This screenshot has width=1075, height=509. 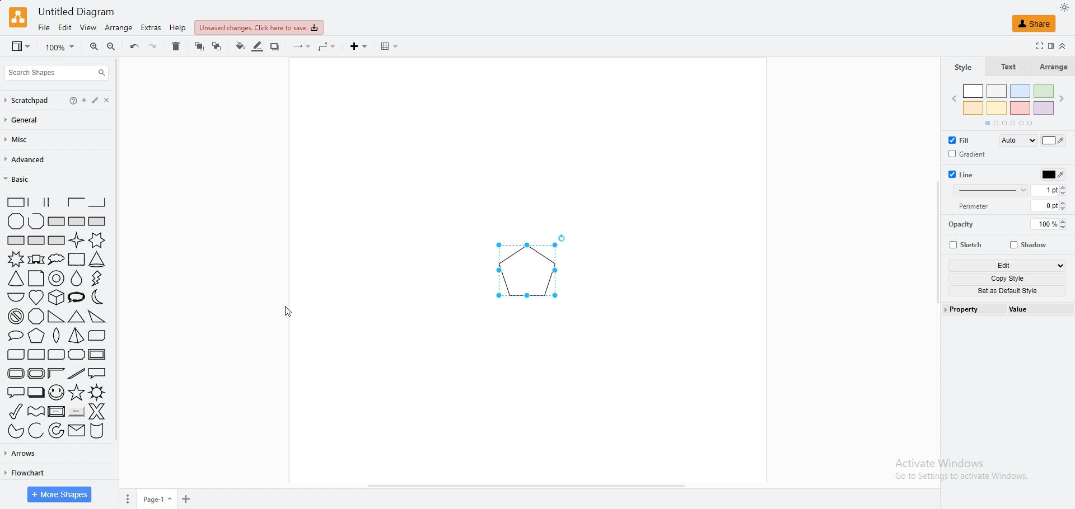 What do you see at coordinates (240, 46) in the screenshot?
I see `fill color` at bounding box center [240, 46].